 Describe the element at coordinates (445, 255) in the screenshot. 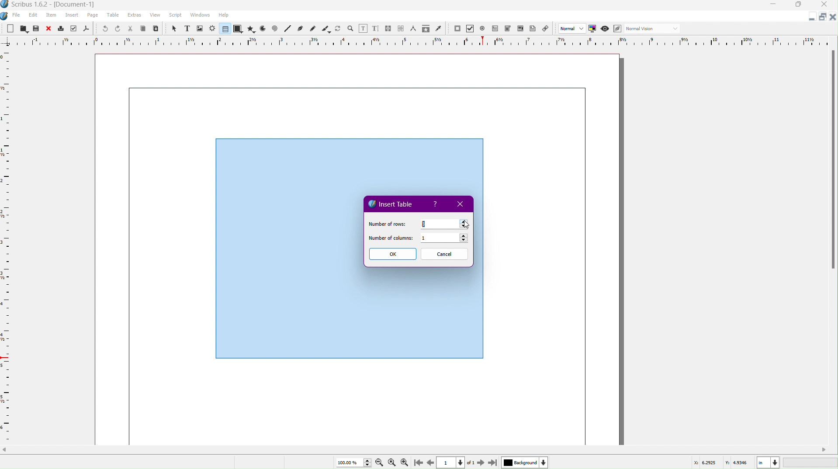

I see `Cancel` at that location.